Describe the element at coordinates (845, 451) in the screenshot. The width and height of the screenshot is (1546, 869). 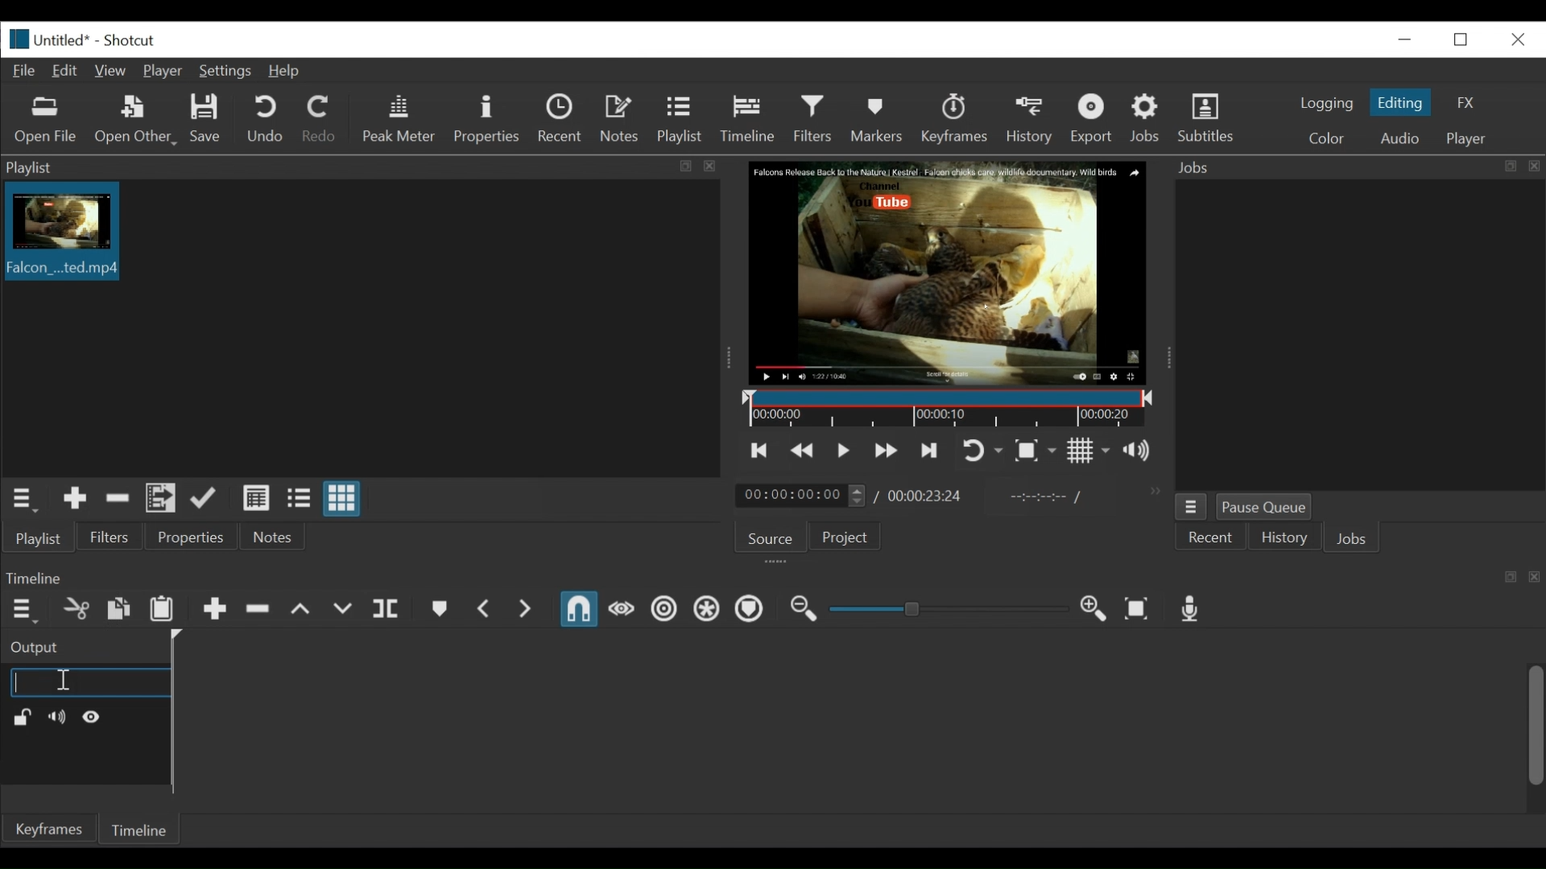
I see `Toggle play or pause` at that location.